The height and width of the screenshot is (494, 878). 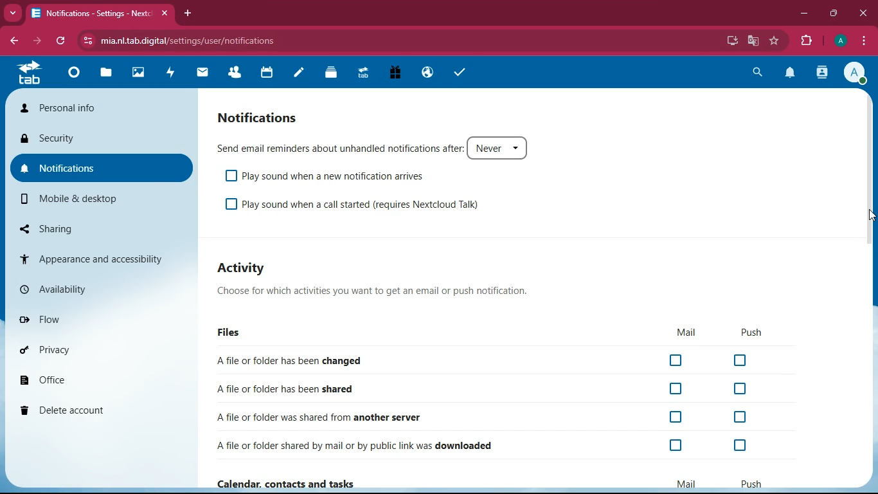 What do you see at coordinates (823, 73) in the screenshot?
I see `activity` at bounding box center [823, 73].